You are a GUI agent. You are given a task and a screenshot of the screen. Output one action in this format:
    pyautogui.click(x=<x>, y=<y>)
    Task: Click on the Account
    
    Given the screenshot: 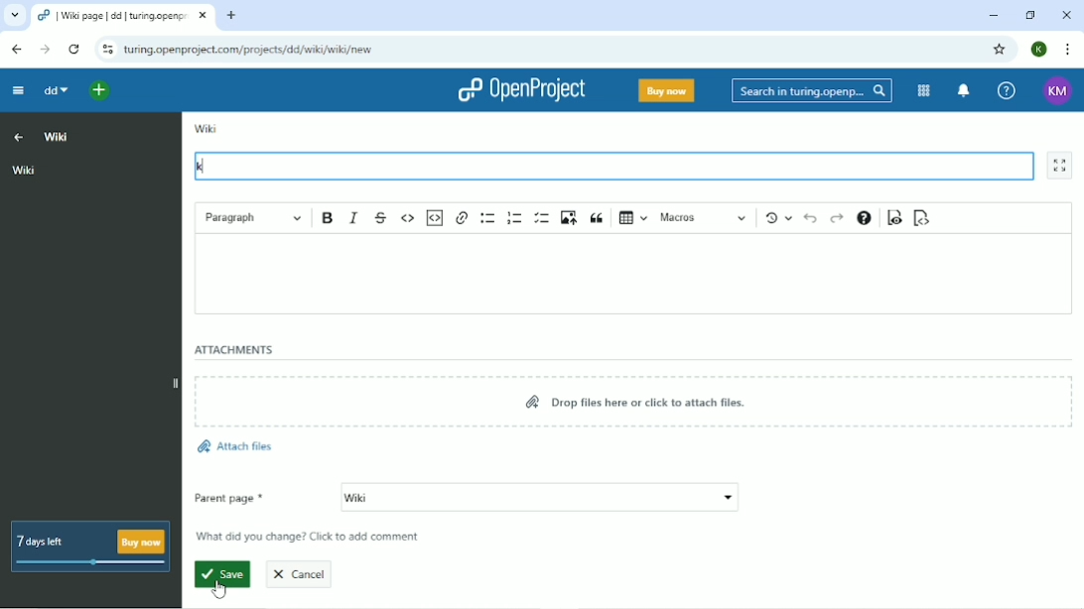 What is the action you would take?
    pyautogui.click(x=1059, y=89)
    